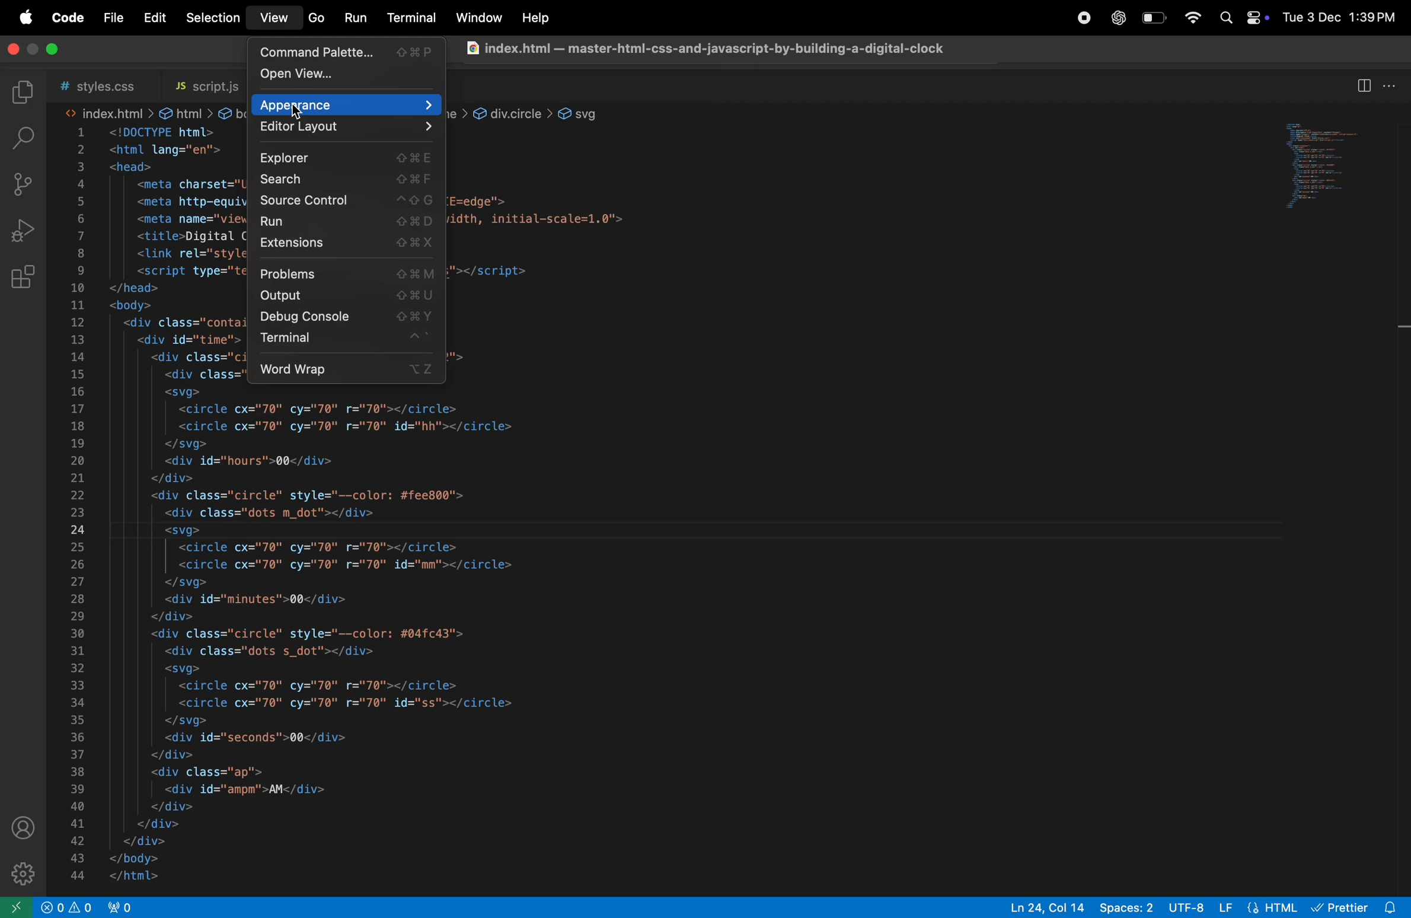 The image size is (1411, 918). I want to click on index.html, so click(107, 113).